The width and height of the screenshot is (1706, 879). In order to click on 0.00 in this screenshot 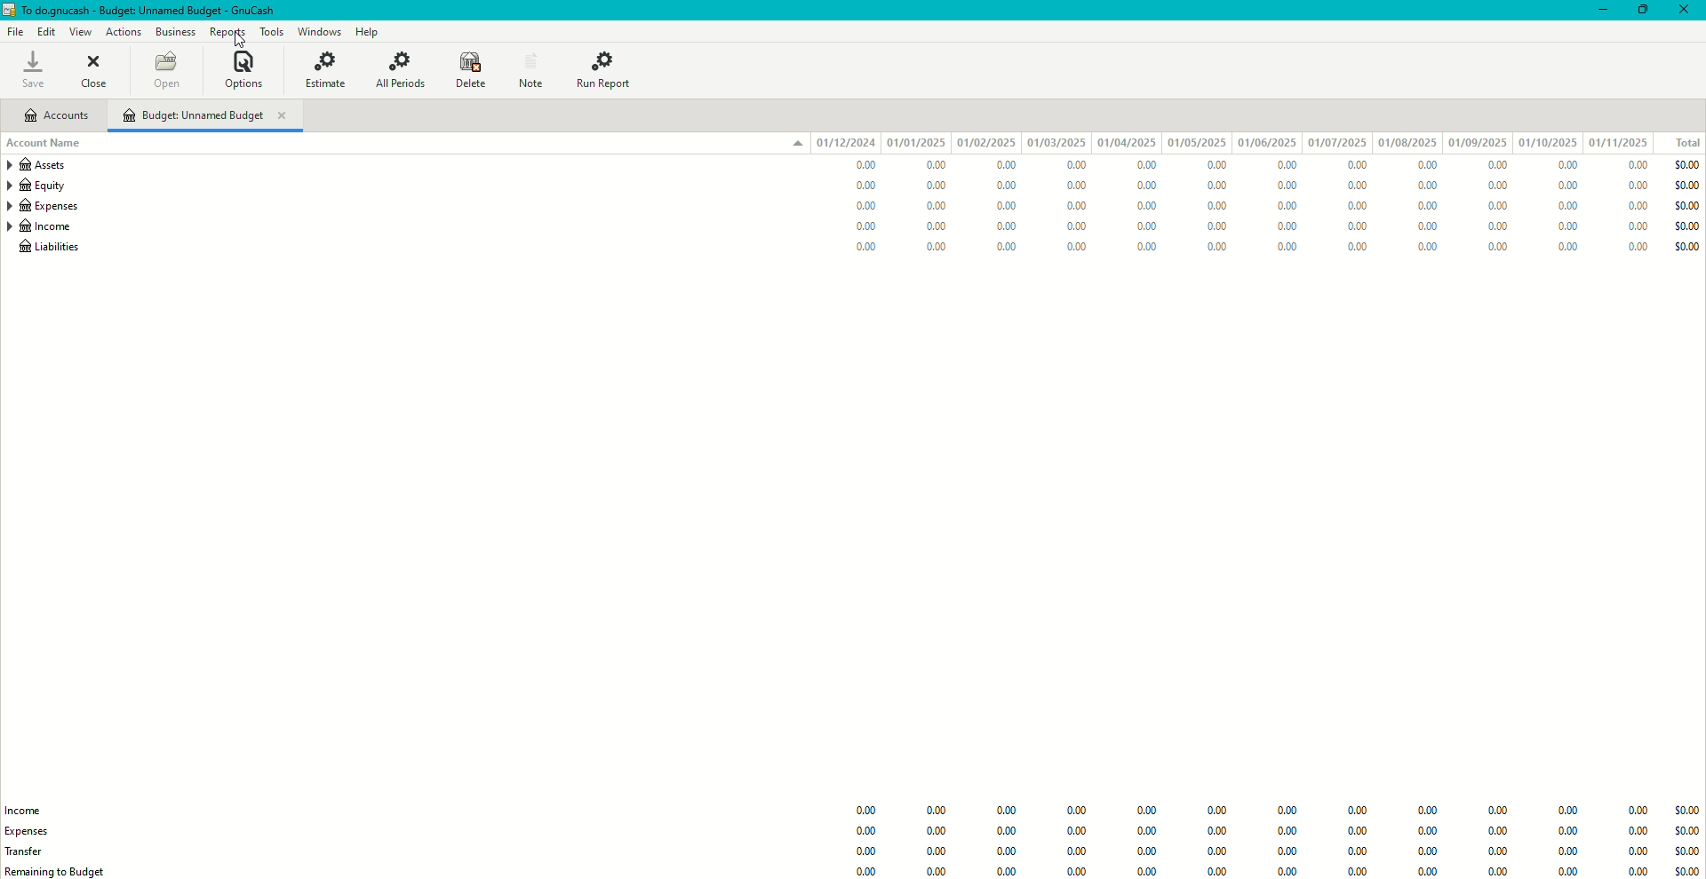, I will do `click(1429, 248)`.